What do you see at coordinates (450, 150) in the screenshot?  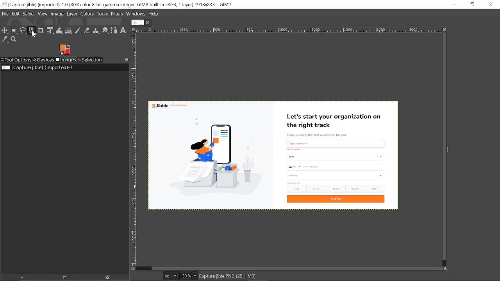 I see `Sidebar menu` at bounding box center [450, 150].